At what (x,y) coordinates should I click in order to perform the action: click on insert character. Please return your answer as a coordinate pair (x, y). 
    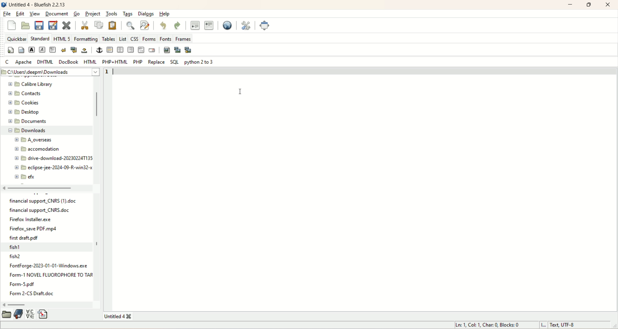
    Looking at the image, I should click on (30, 314).